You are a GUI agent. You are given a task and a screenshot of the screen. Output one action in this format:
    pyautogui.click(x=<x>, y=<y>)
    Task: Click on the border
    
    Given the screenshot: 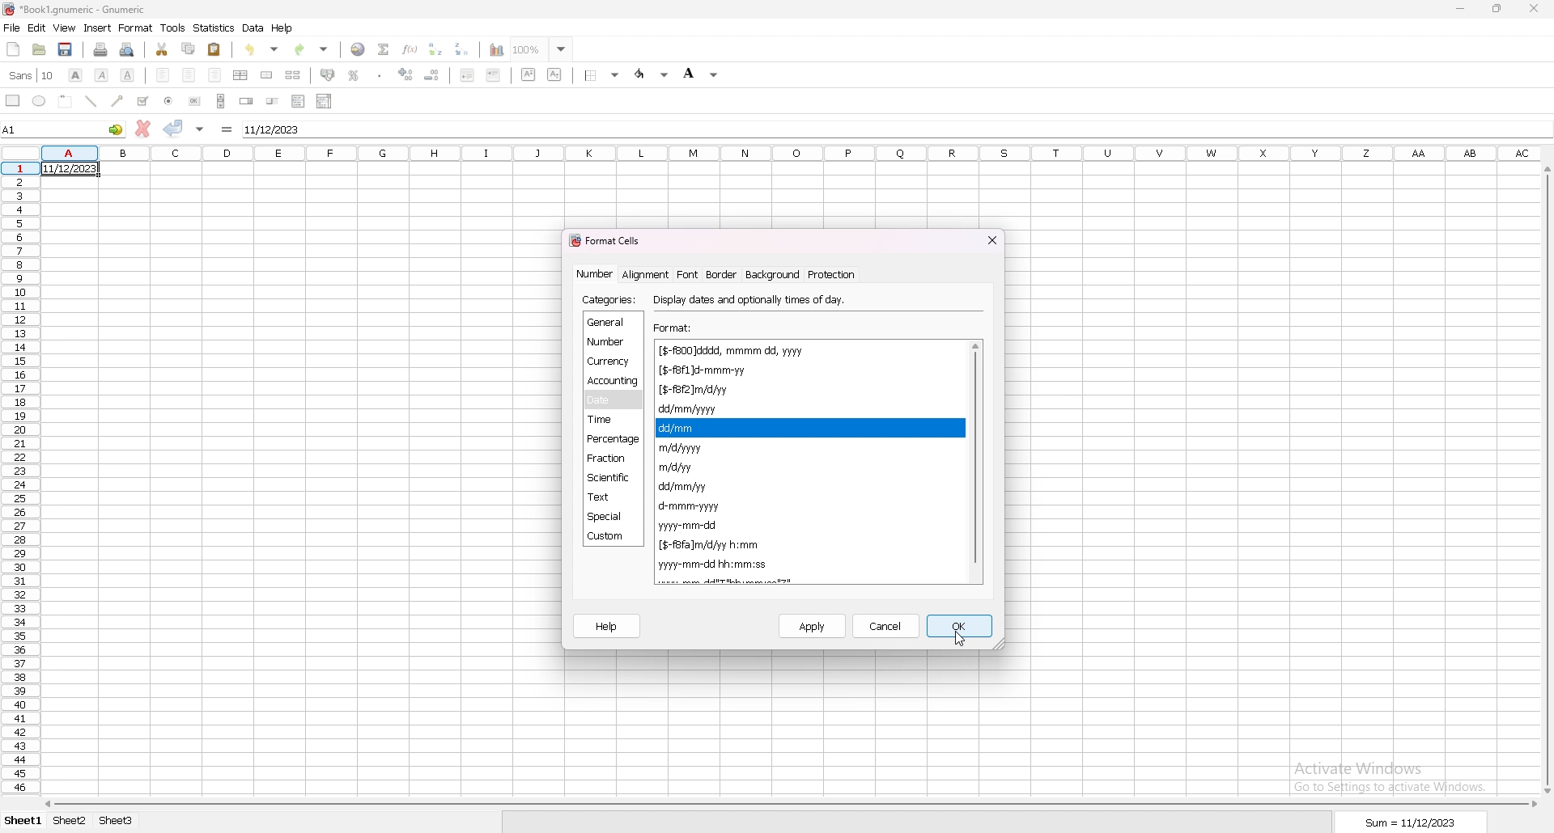 What is the action you would take?
    pyautogui.click(x=722, y=274)
    